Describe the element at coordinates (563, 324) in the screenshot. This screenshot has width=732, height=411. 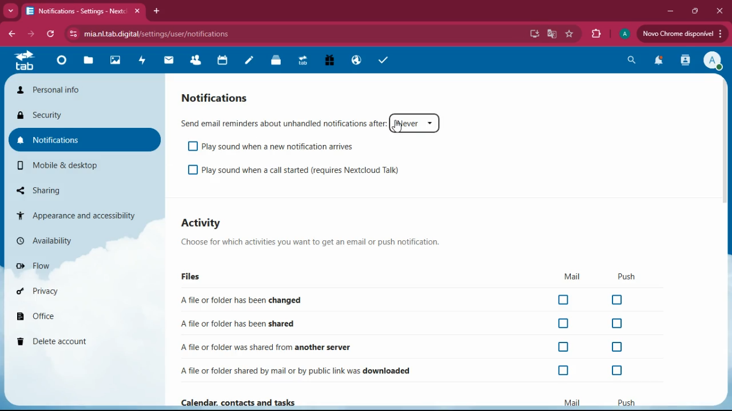
I see `off` at that location.